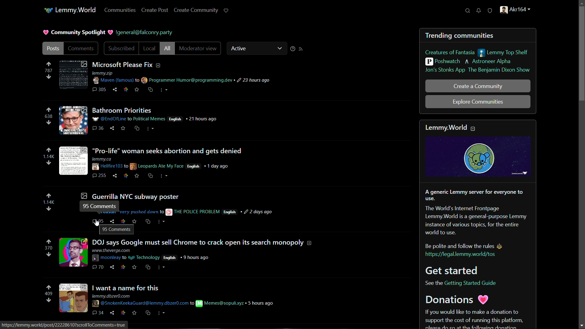 The width and height of the screenshot is (585, 329). Describe the element at coordinates (442, 62) in the screenshot. I see `poshwatch` at that location.